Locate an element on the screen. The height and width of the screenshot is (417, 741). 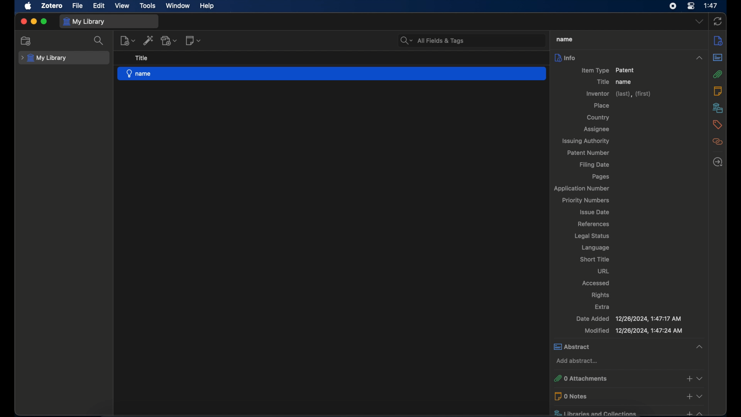
search is located at coordinates (99, 41).